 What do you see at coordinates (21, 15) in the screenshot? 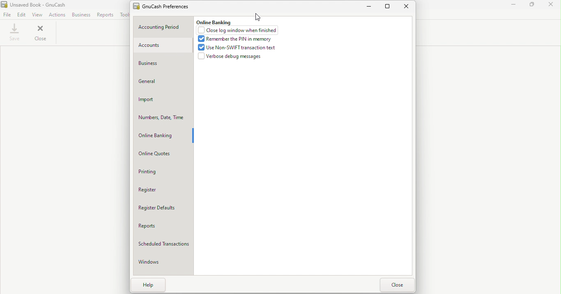
I see `Edit` at bounding box center [21, 15].